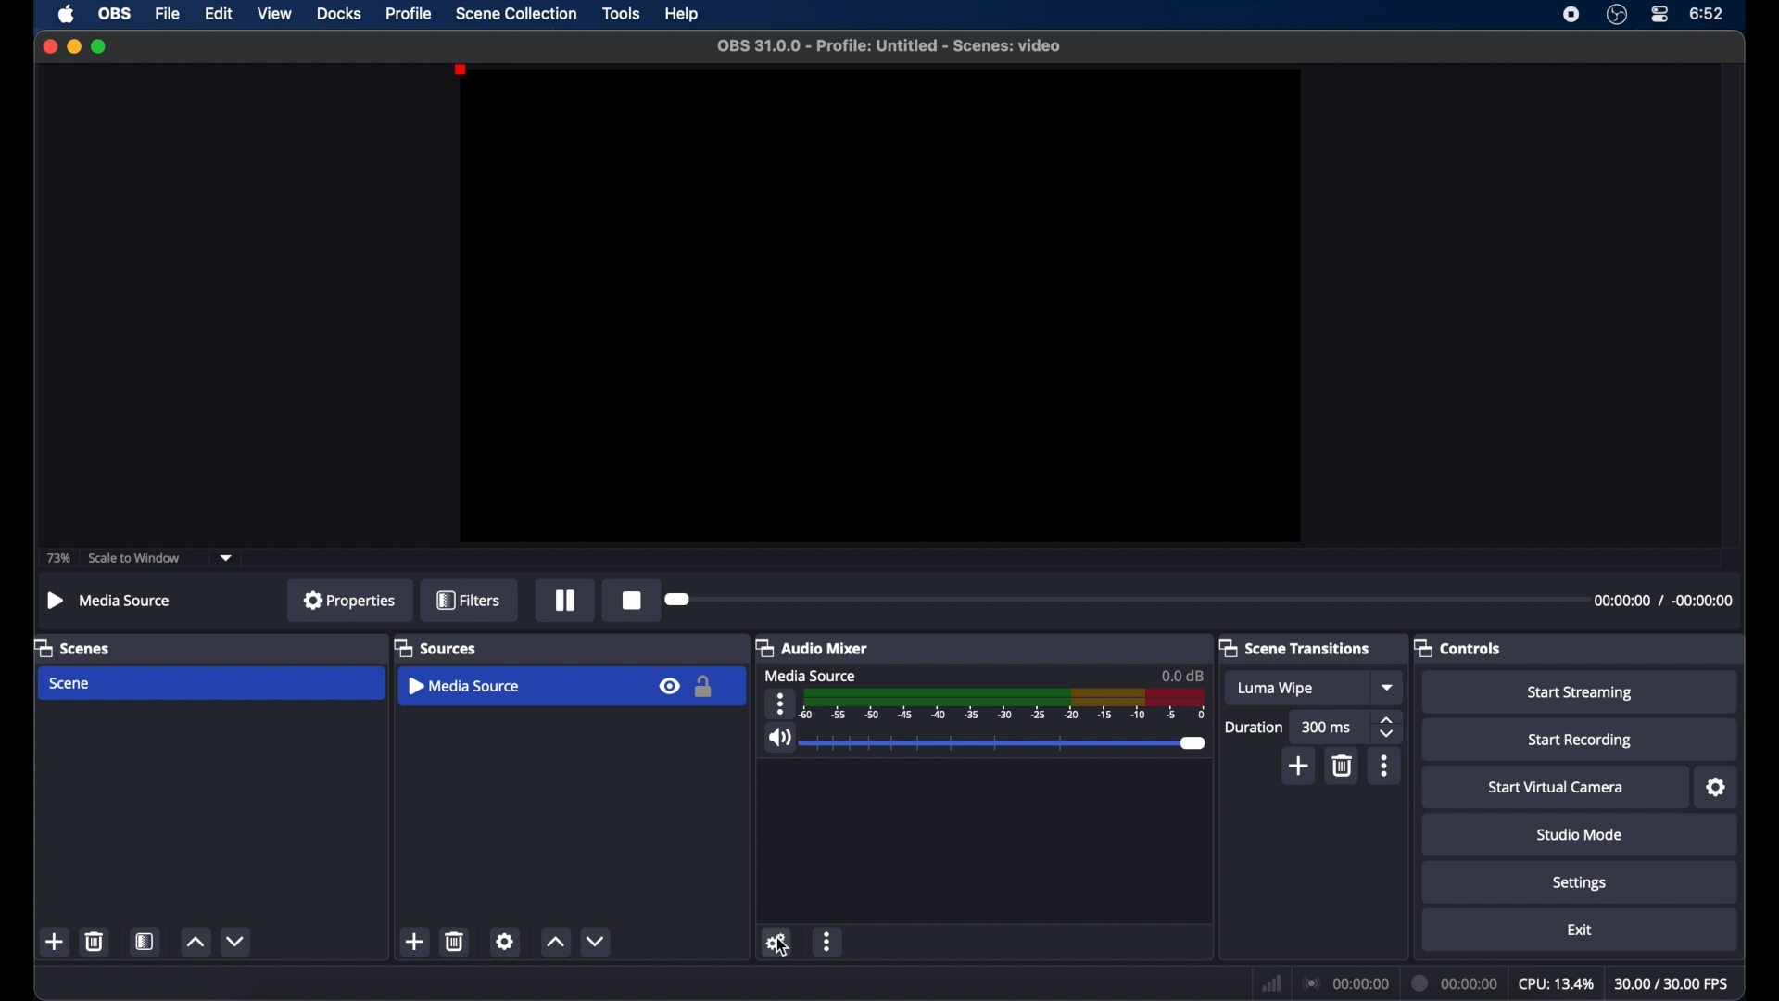 The image size is (1779, 1001). What do you see at coordinates (1578, 882) in the screenshot?
I see `settings` at bounding box center [1578, 882].